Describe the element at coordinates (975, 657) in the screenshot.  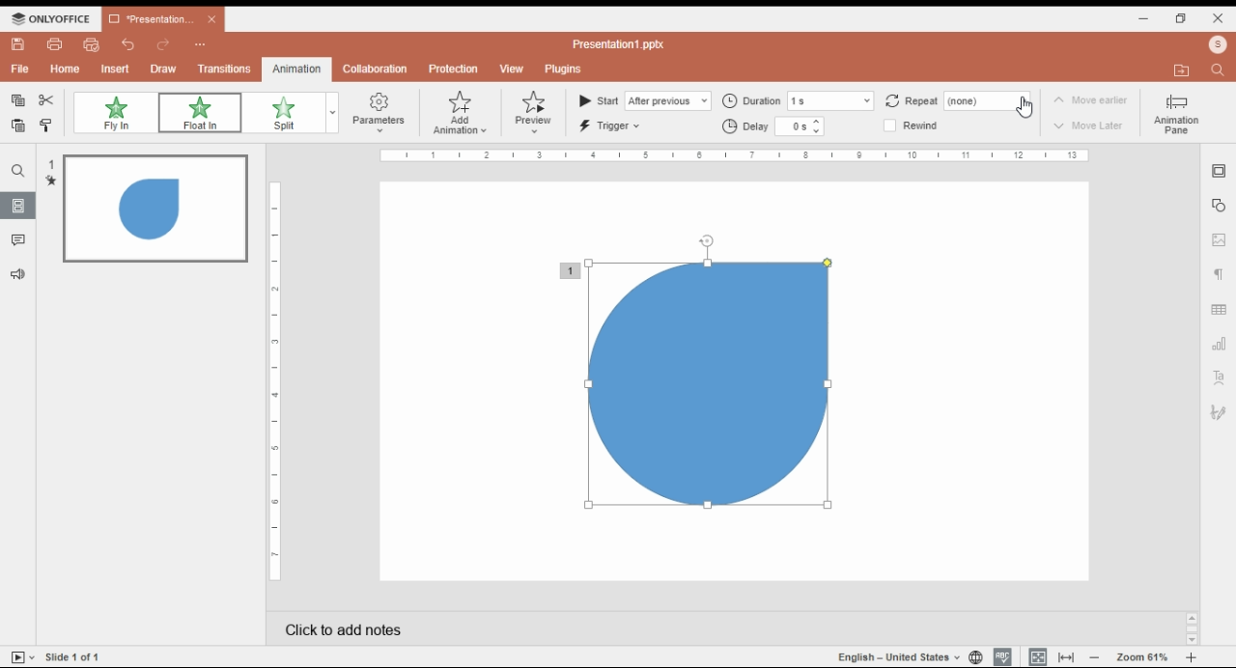
I see `set language` at that location.